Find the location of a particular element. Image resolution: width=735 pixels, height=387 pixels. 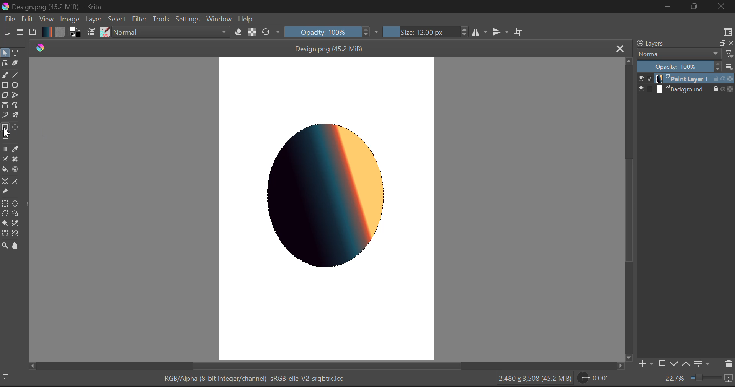

Ellipses is located at coordinates (16, 85).